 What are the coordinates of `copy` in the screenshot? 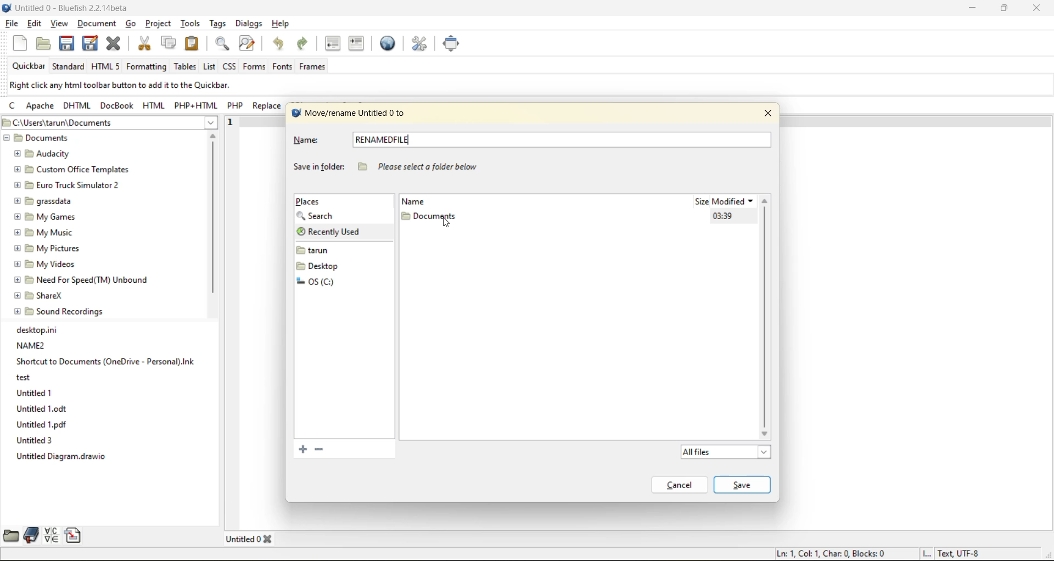 It's located at (169, 43).